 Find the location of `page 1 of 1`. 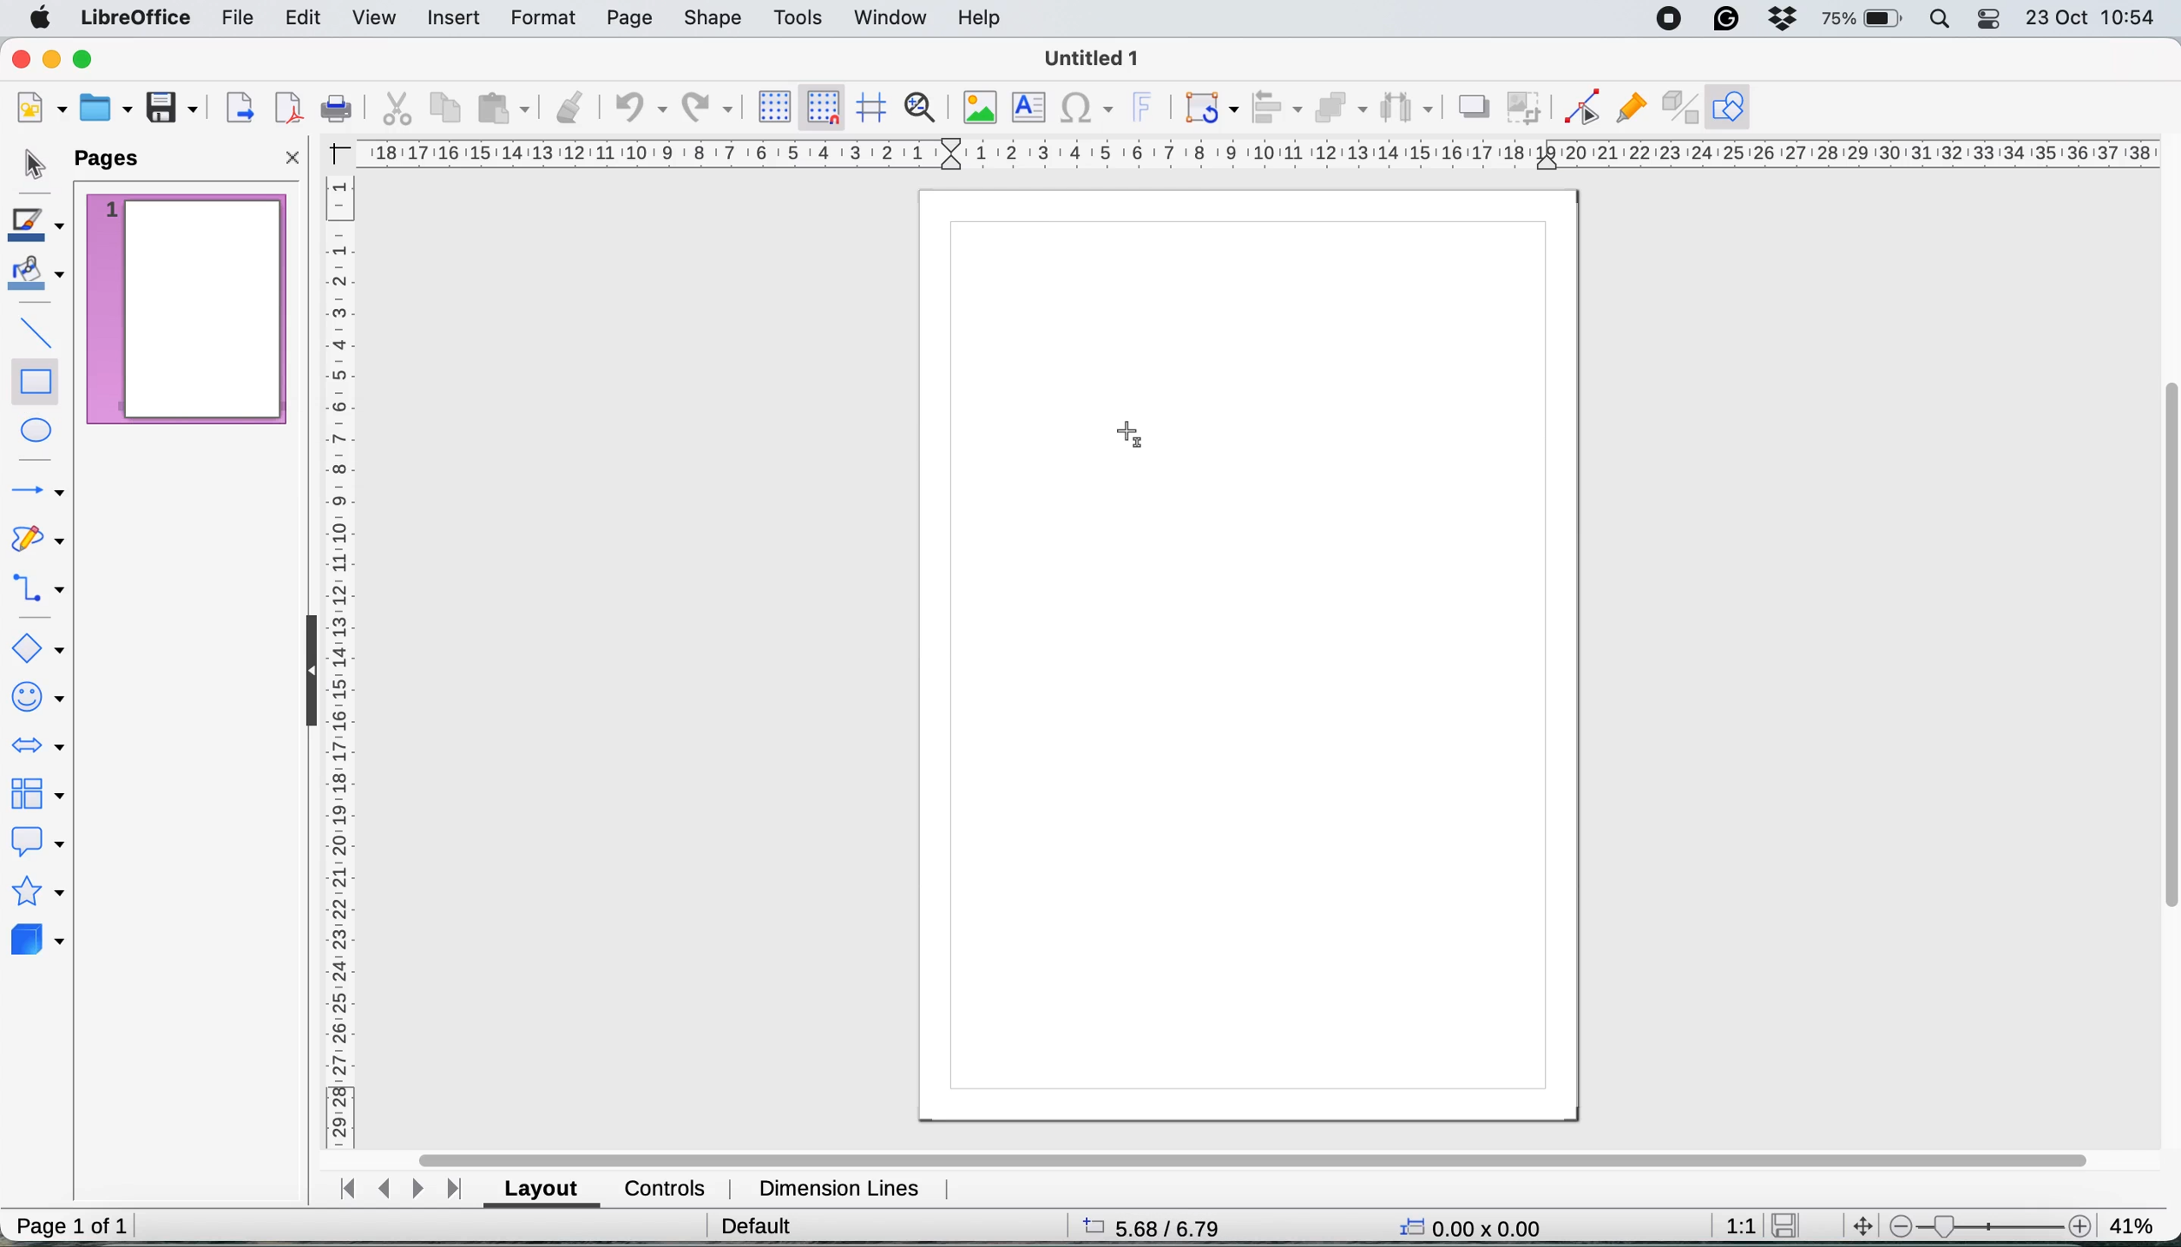

page 1 of 1 is located at coordinates (70, 1226).